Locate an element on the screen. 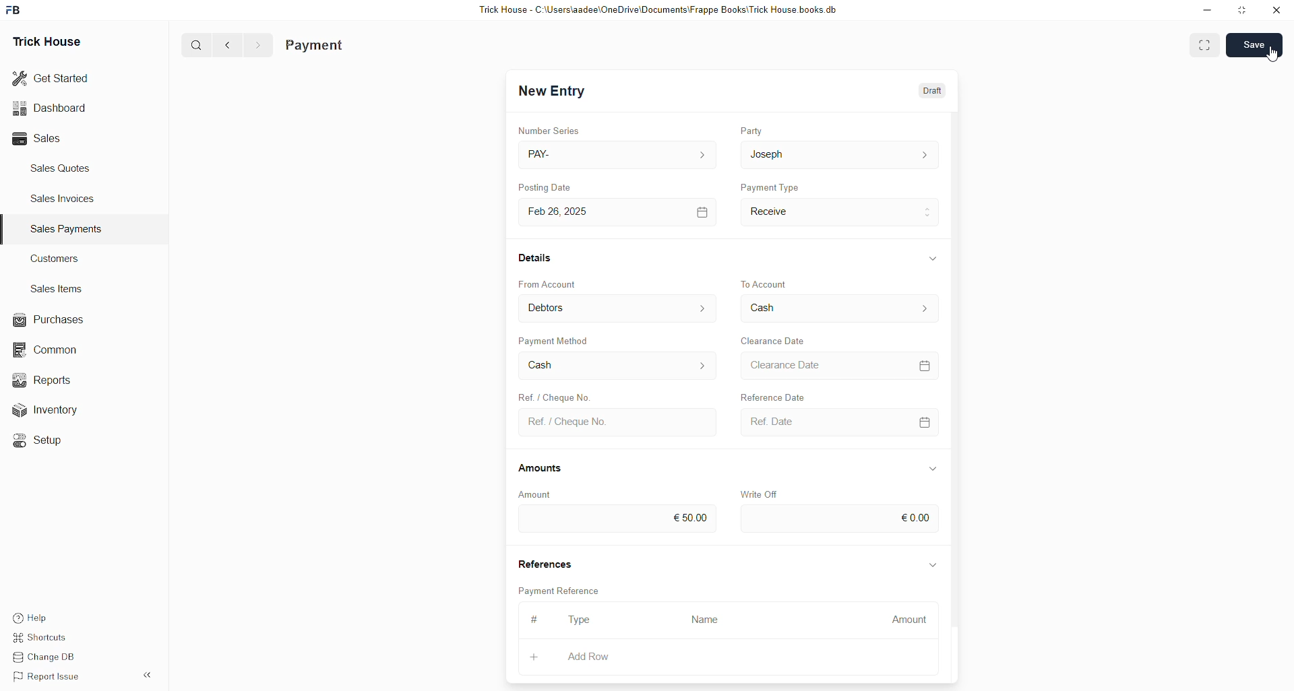  Number Series is located at coordinates (549, 130).